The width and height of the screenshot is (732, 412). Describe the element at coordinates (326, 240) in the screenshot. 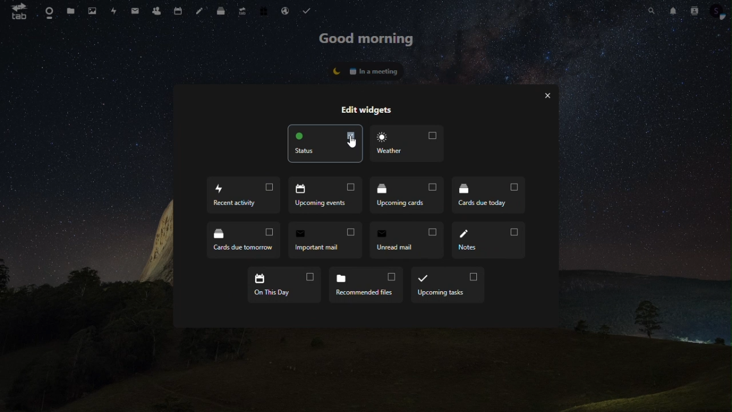

I see `important mail` at that location.